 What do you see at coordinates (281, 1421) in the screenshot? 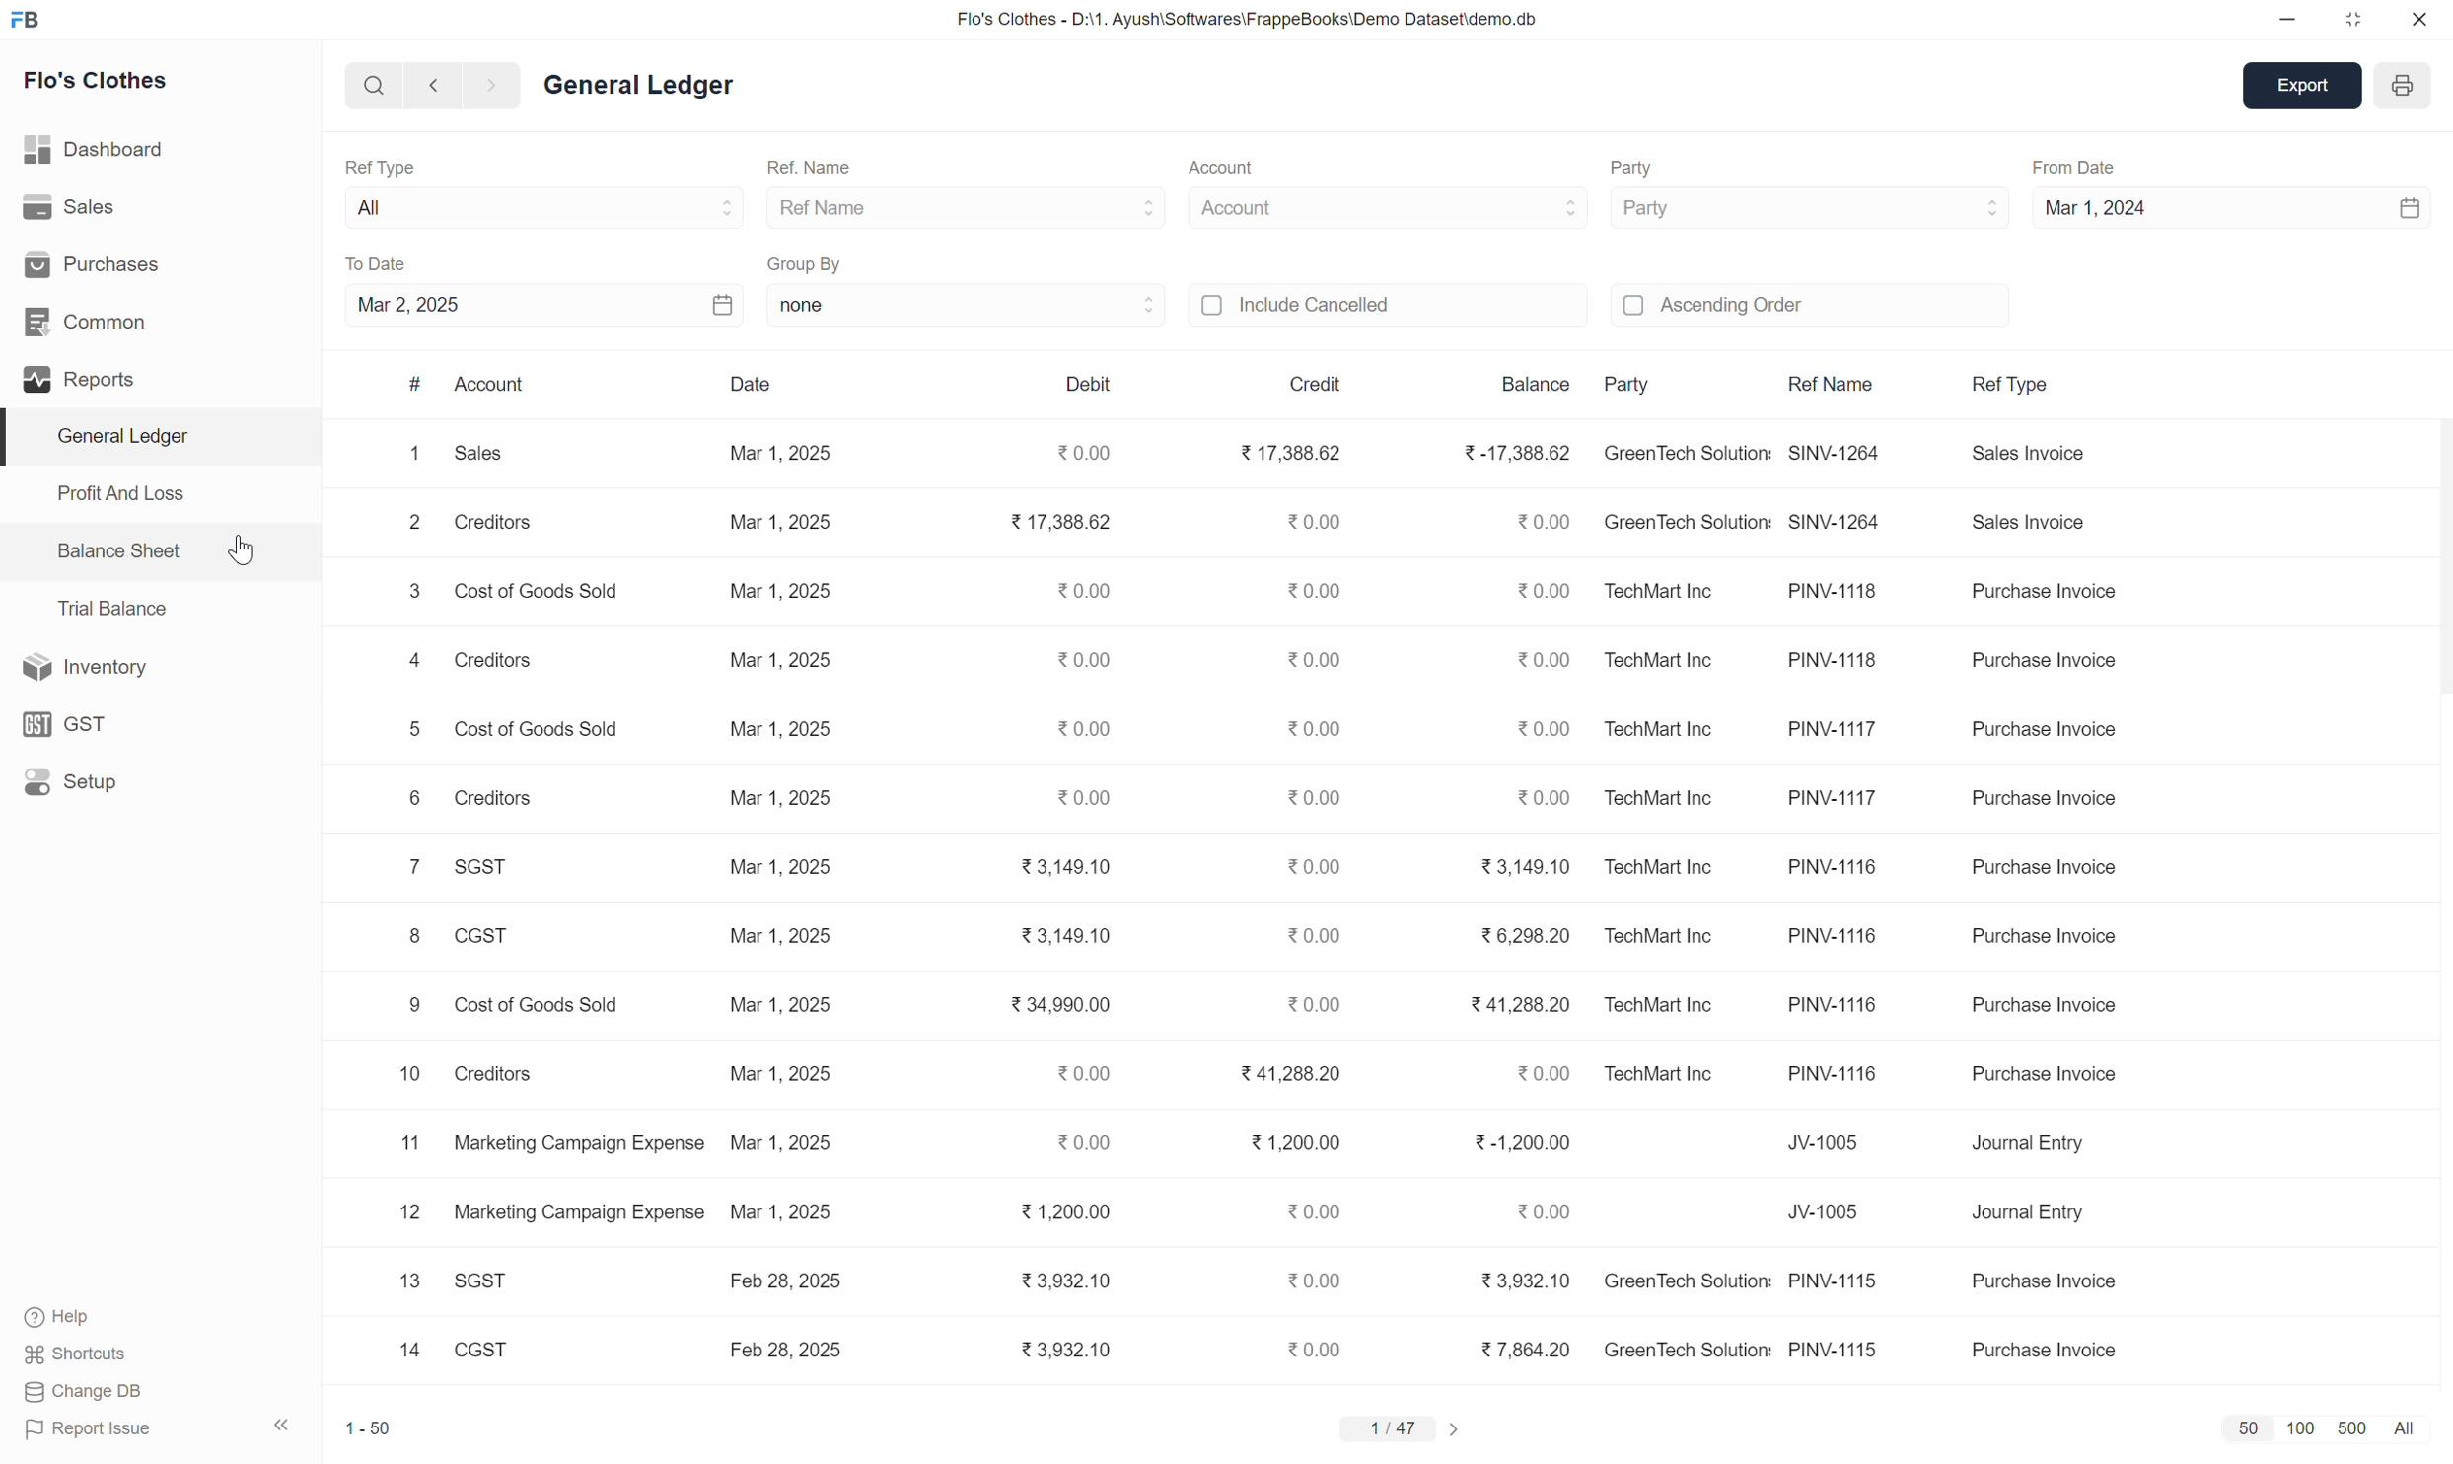
I see `expand` at bounding box center [281, 1421].